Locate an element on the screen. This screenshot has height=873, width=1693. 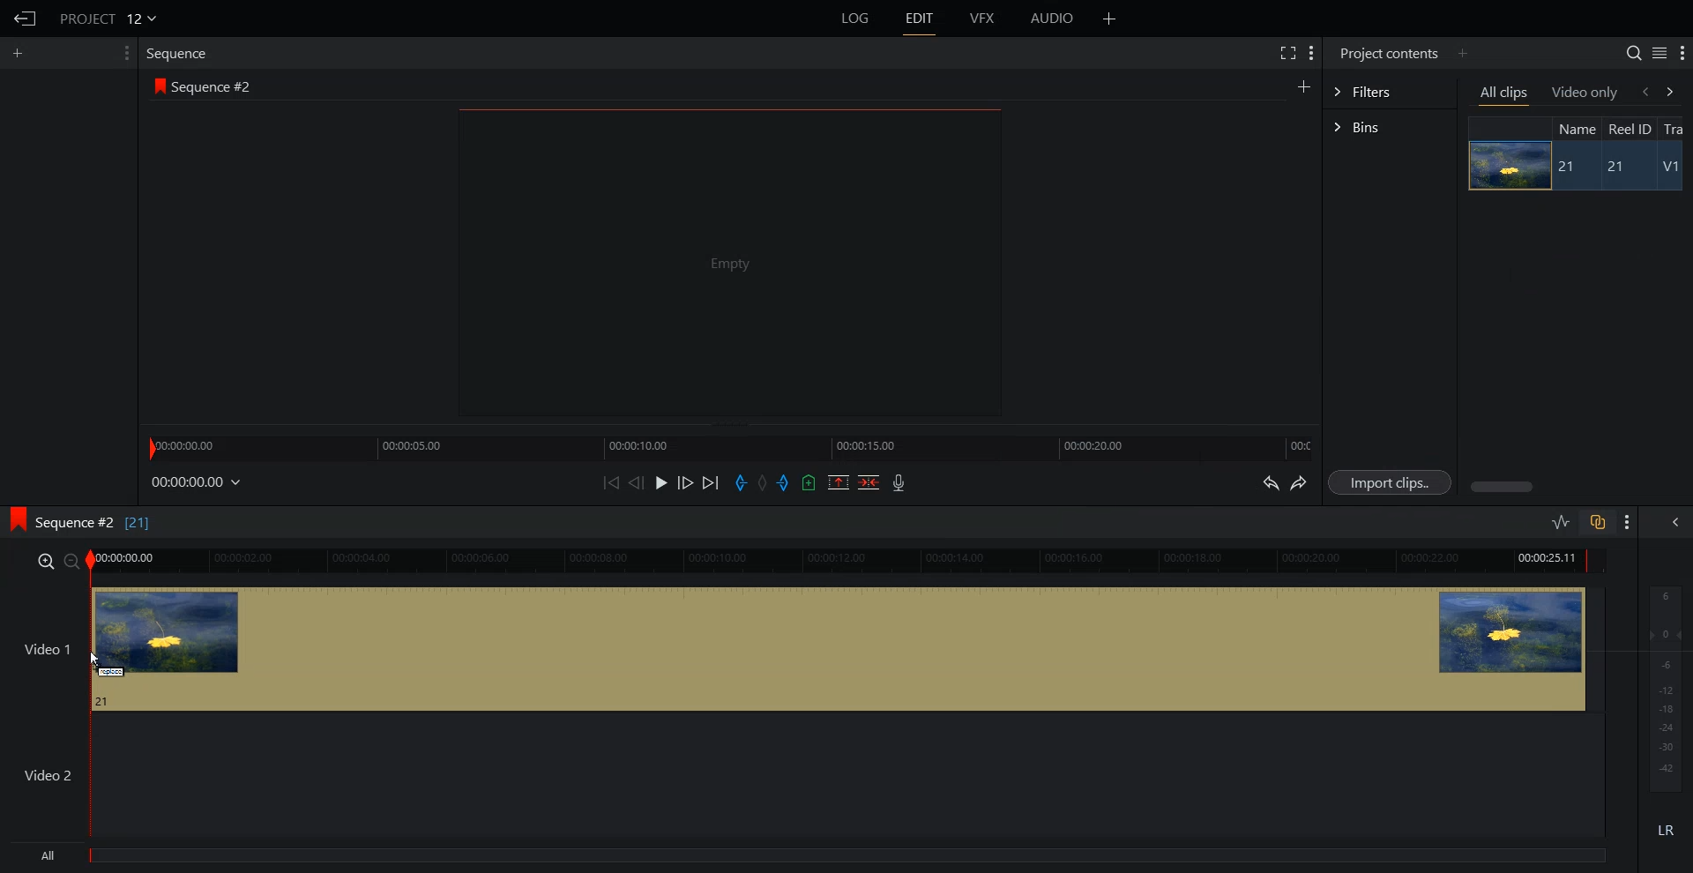
Add an out mark at the current position is located at coordinates (785, 481).